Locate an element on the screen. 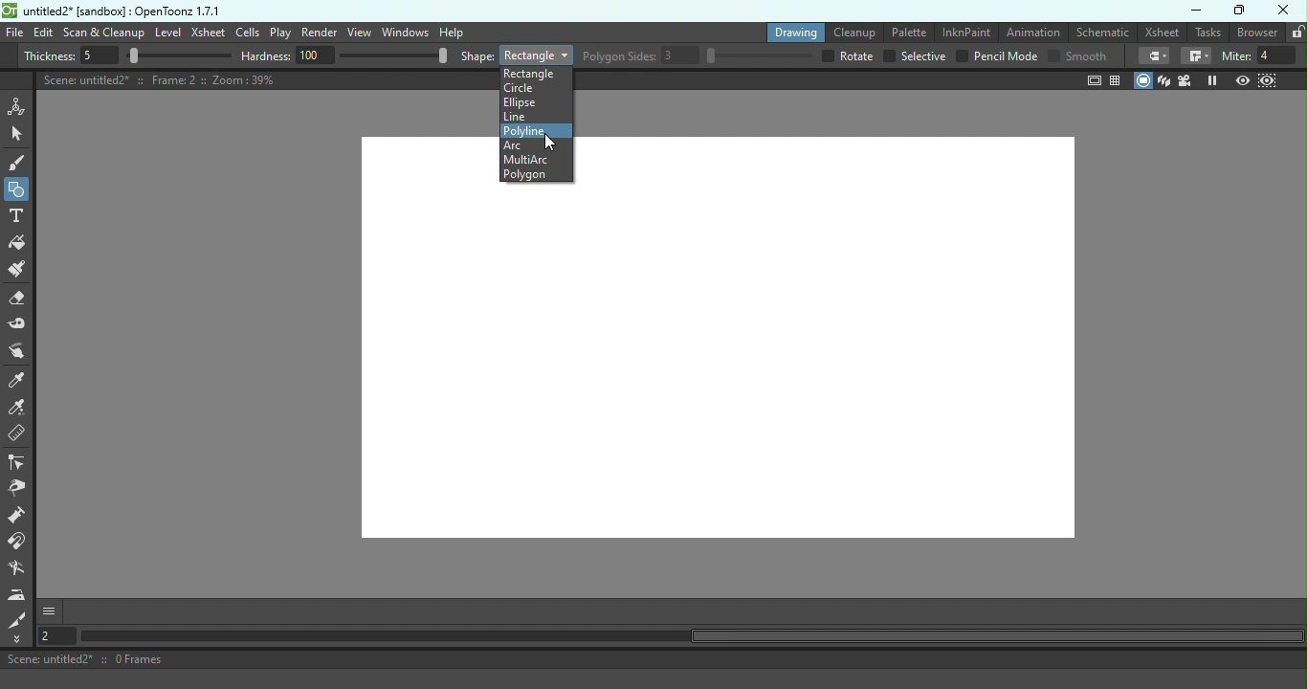 The height and width of the screenshot is (689, 1307). Polygon is located at coordinates (524, 174).